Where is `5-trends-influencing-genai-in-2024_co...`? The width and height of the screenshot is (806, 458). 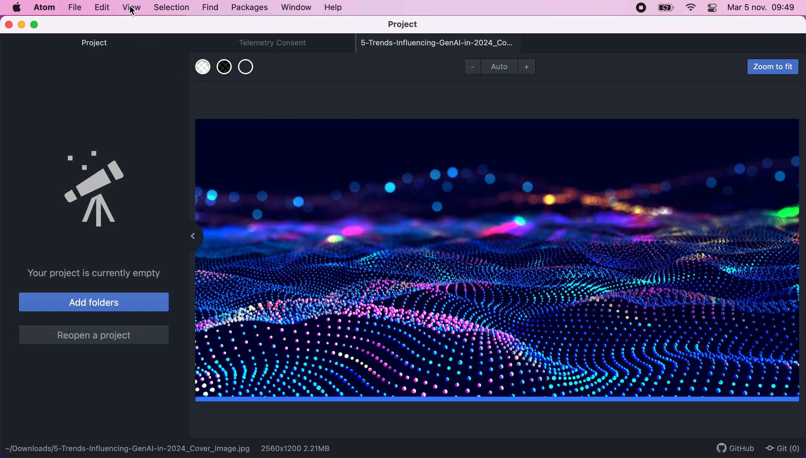
5-trends-influencing-genai-in-2024_co... is located at coordinates (453, 44).